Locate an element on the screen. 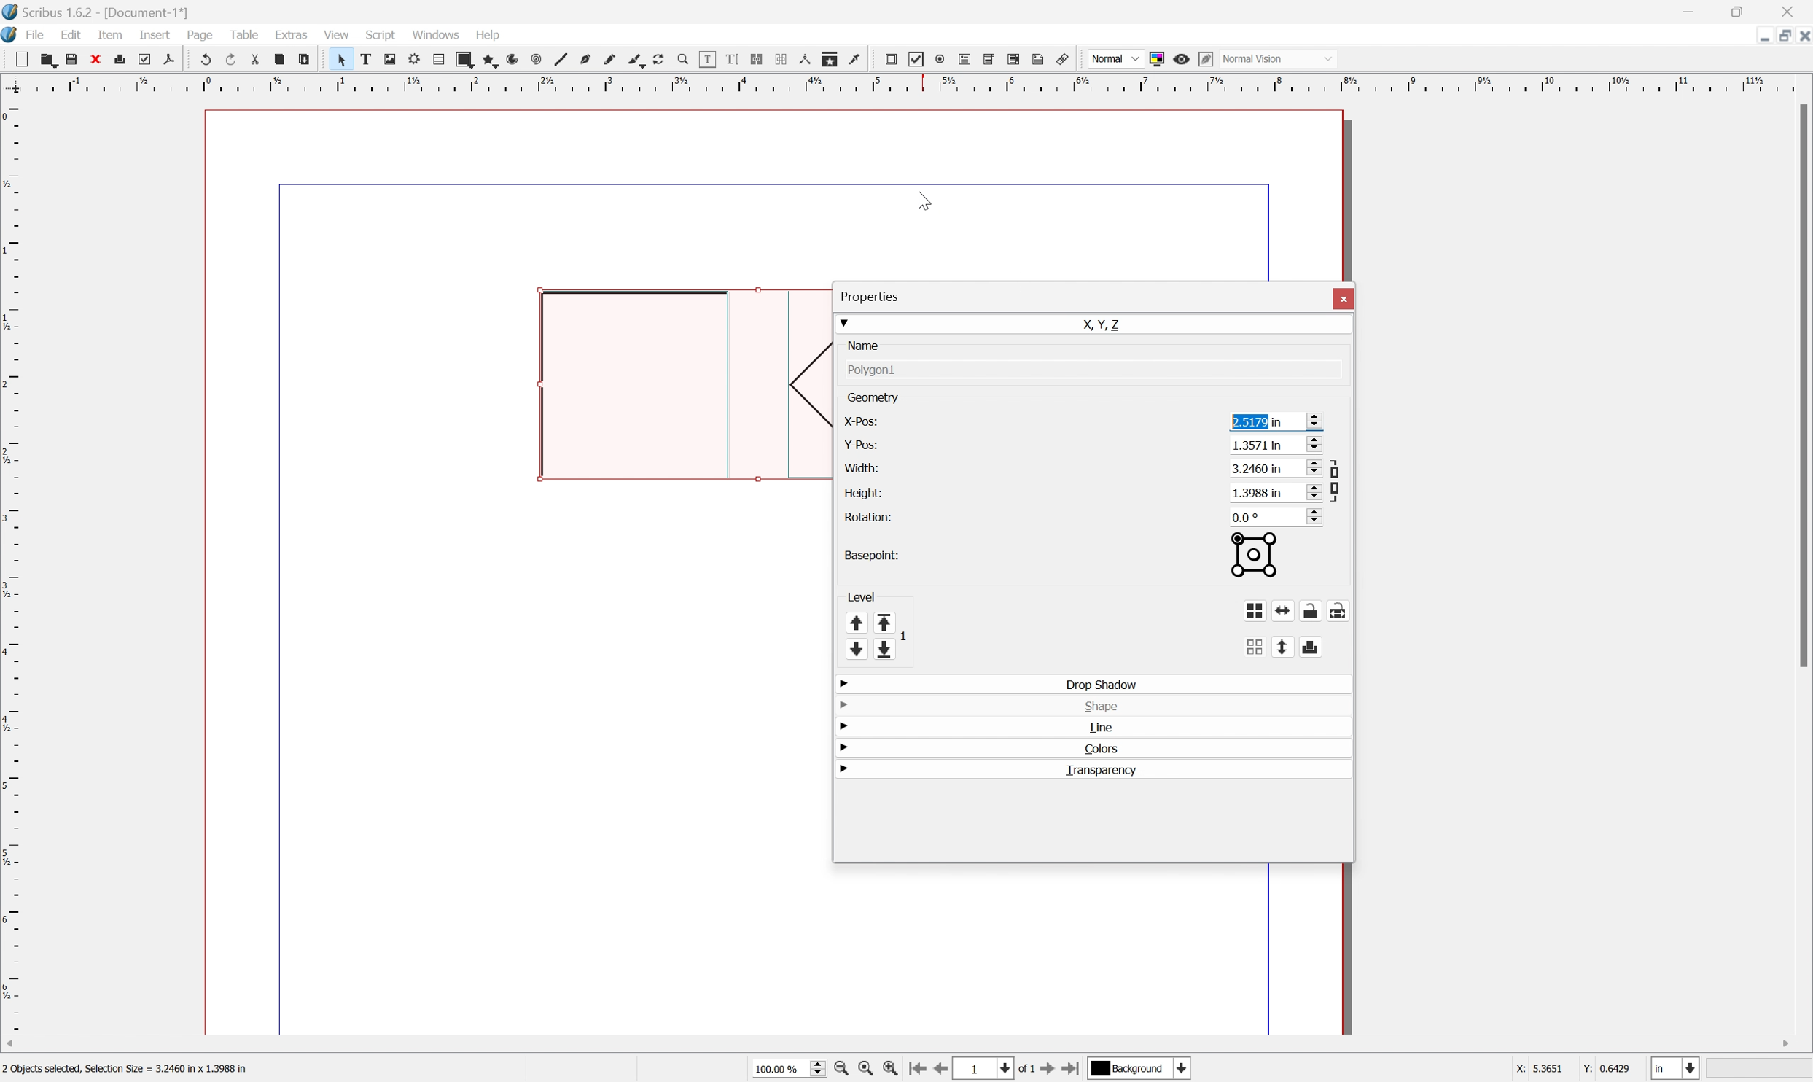  pdf combo box is located at coordinates (989, 60).